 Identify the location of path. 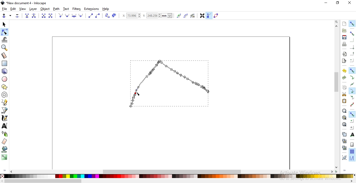
(56, 9).